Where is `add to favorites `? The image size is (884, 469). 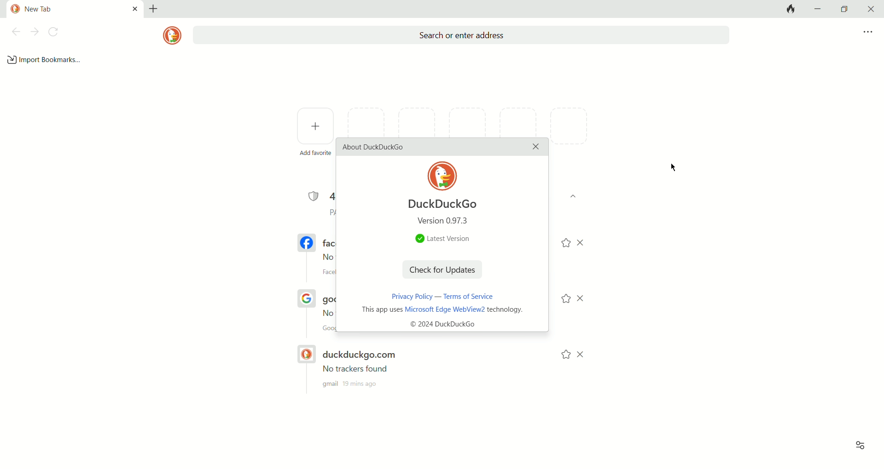
add to favorites  is located at coordinates (560, 355).